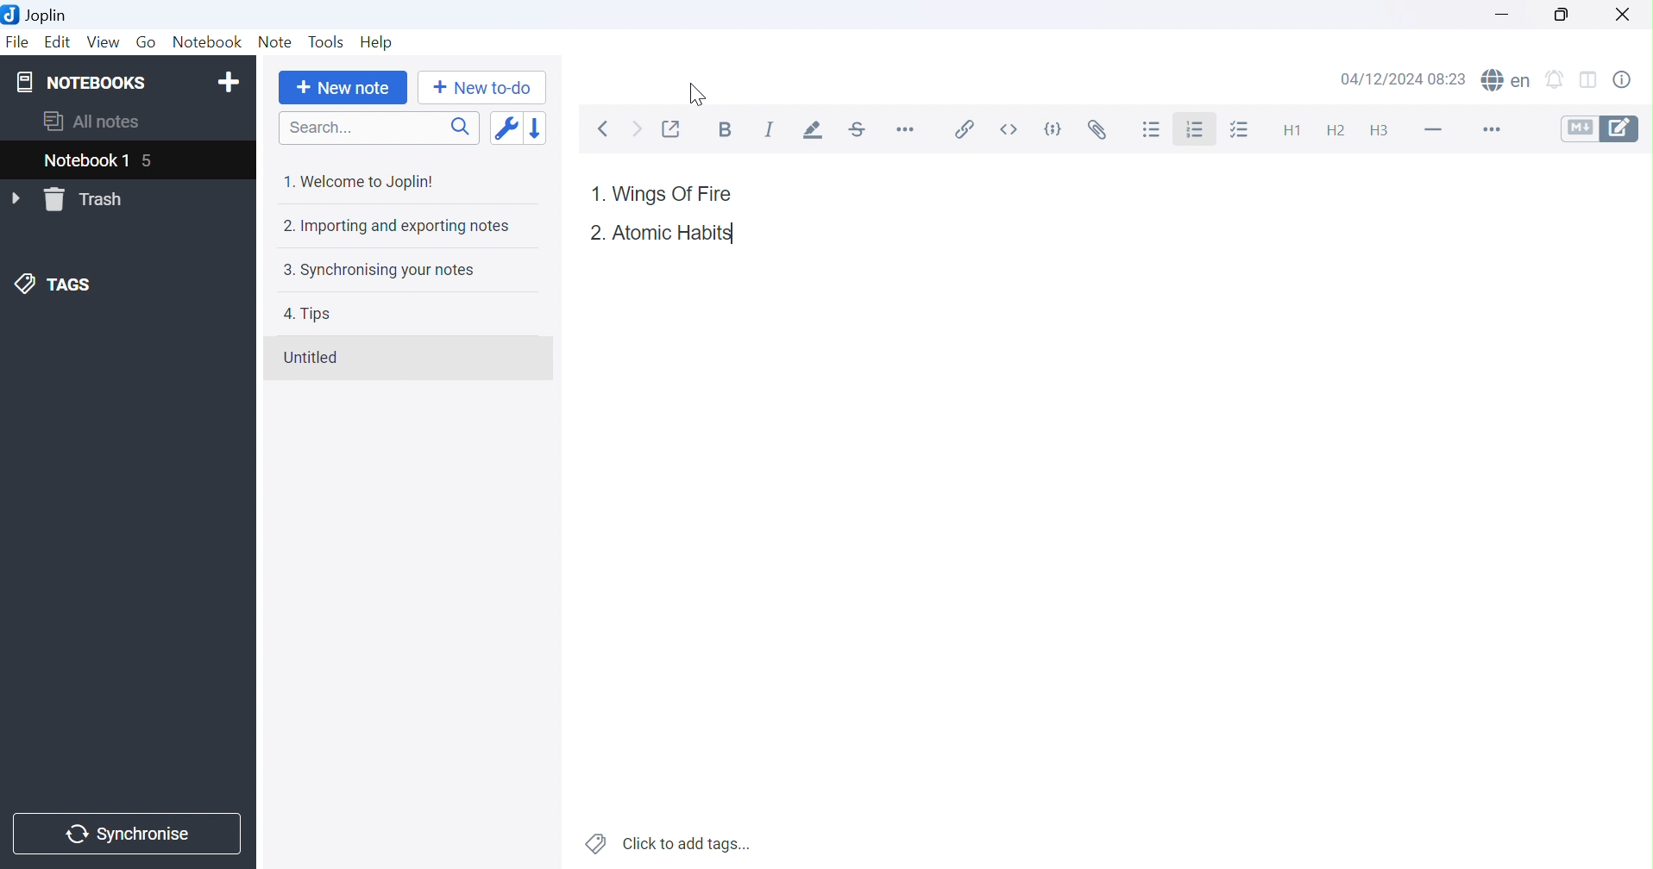 This screenshot has width=1653, height=869. What do you see at coordinates (814, 131) in the screenshot?
I see `Highlight` at bounding box center [814, 131].